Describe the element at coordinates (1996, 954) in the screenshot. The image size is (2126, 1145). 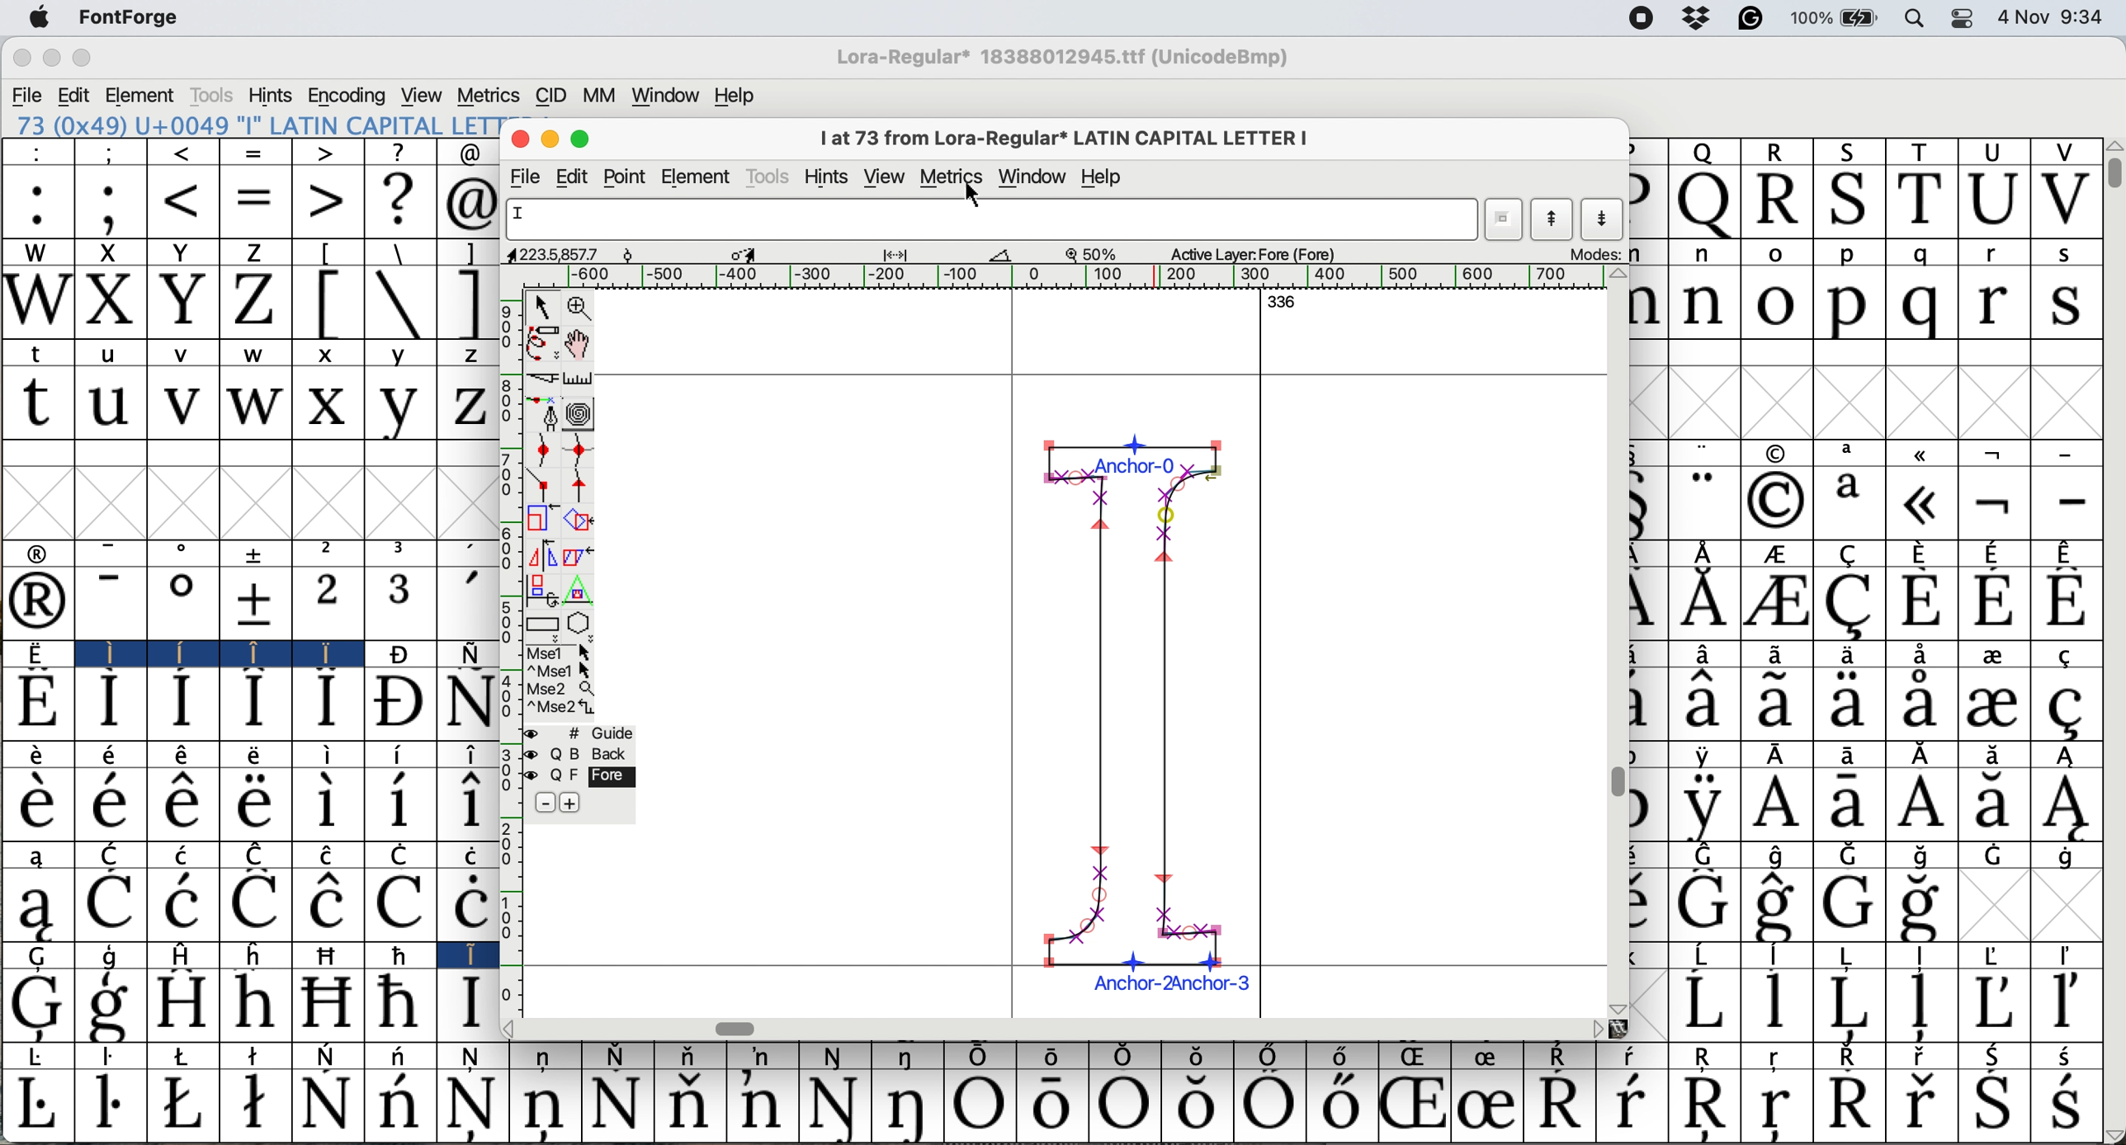
I see `Symbol` at that location.